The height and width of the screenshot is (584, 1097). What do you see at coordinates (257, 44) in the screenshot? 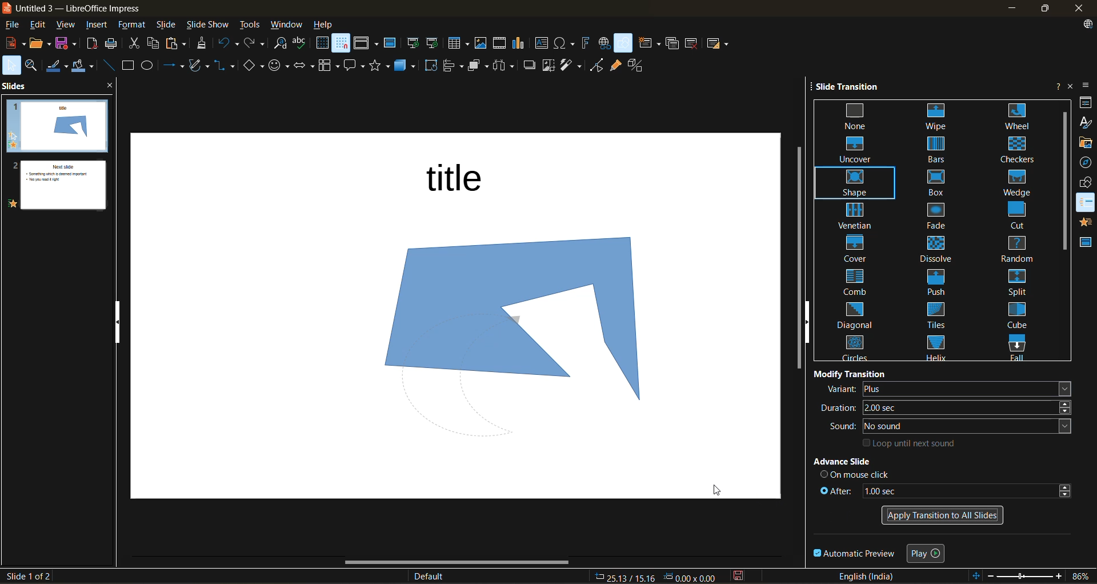
I see `redo` at bounding box center [257, 44].